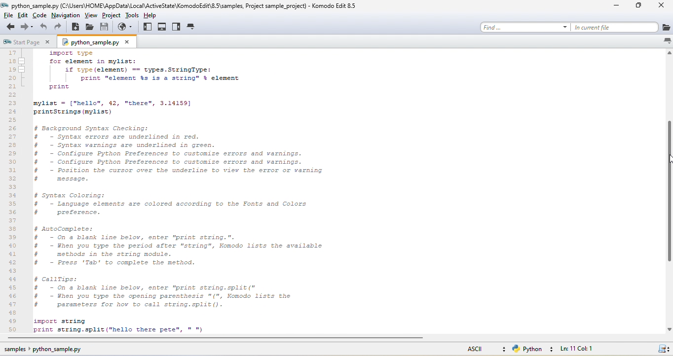 The image size is (673, 356). I want to click on scroll up, so click(669, 54).